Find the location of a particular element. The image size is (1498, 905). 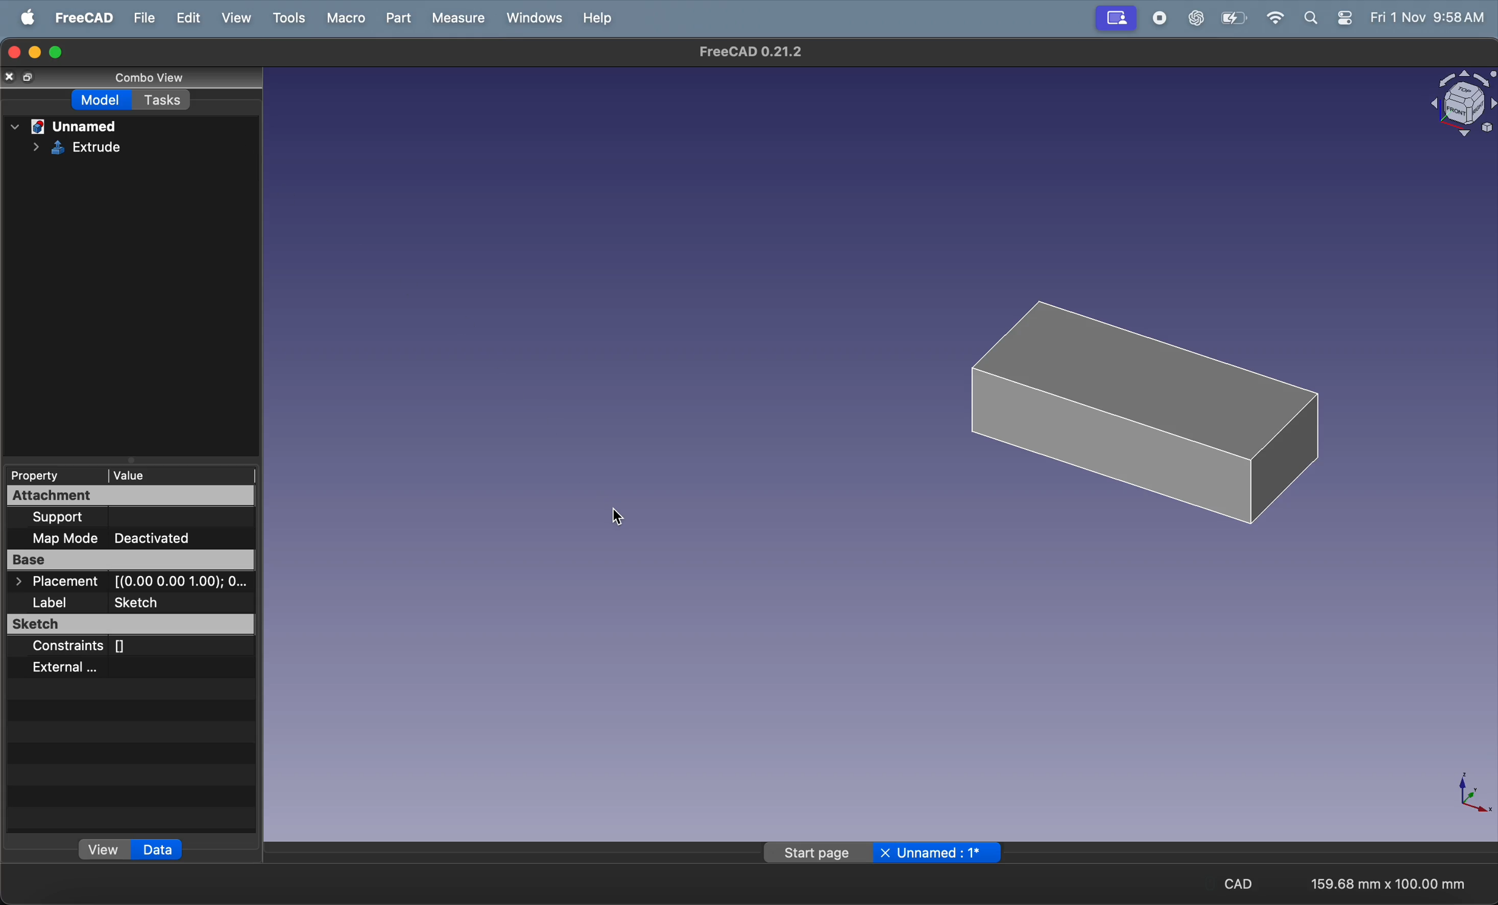

value is located at coordinates (166, 475).